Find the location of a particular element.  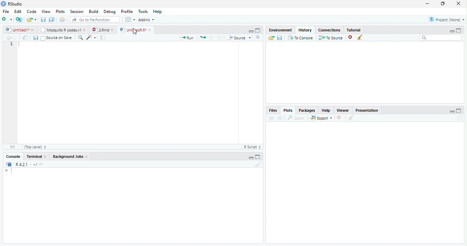

Help is located at coordinates (326, 110).